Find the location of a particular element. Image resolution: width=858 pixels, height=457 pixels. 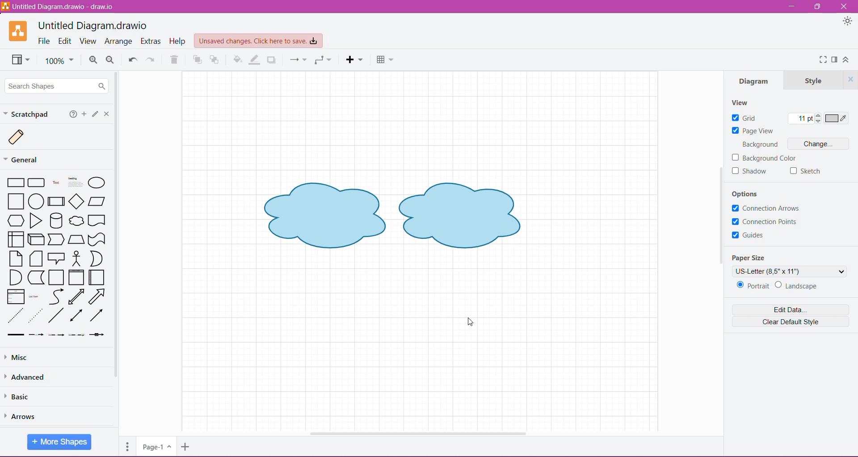

Close is located at coordinates (845, 6).